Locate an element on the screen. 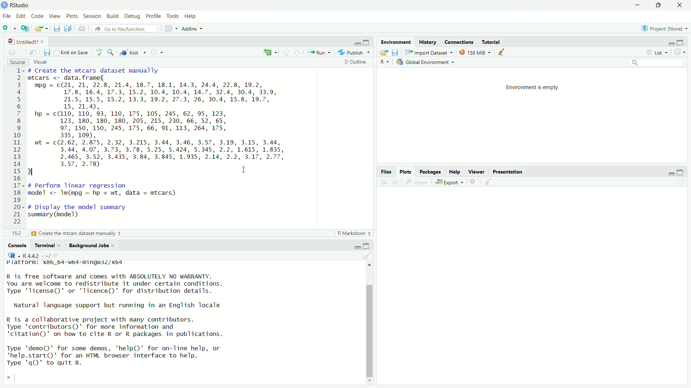 The image size is (691, 388). minimize is located at coordinates (356, 44).